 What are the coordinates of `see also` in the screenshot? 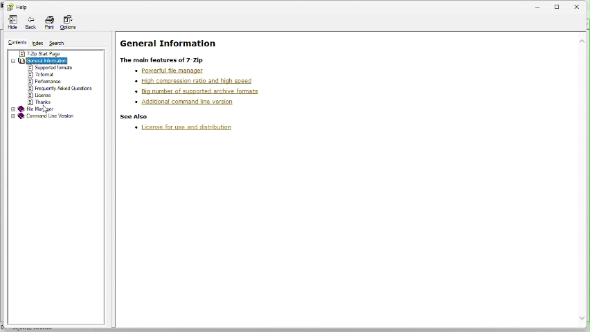 It's located at (136, 117).